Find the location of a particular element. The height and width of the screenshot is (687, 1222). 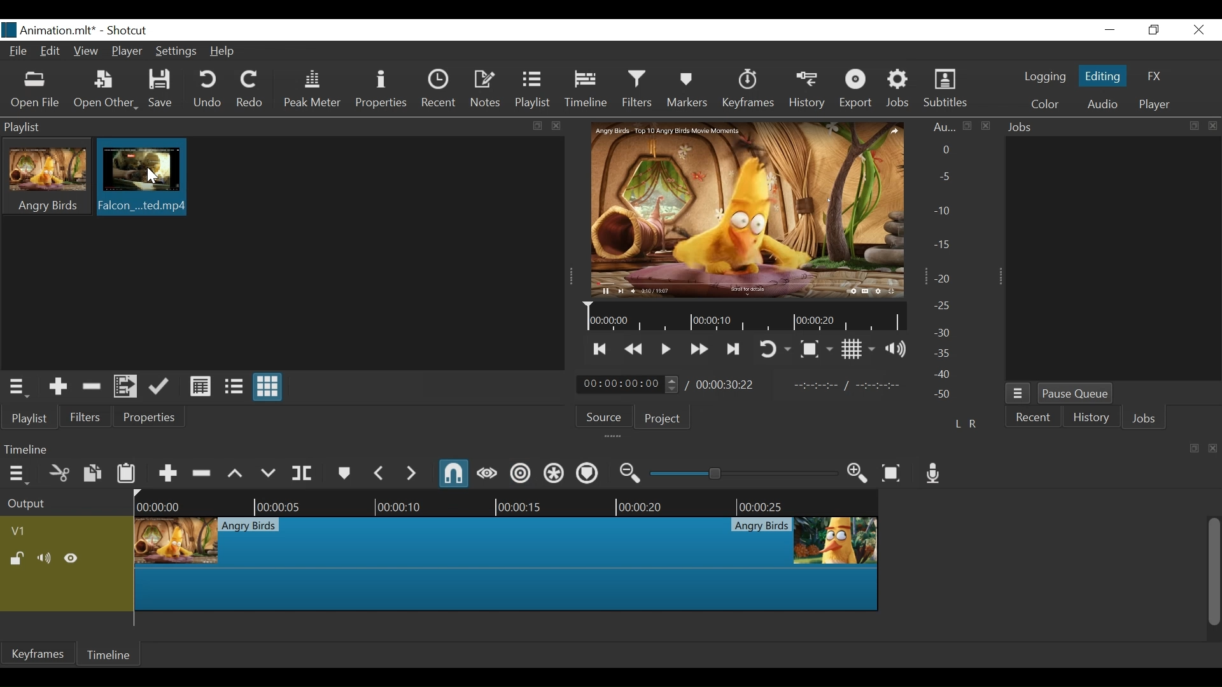

Color is located at coordinates (1048, 104).